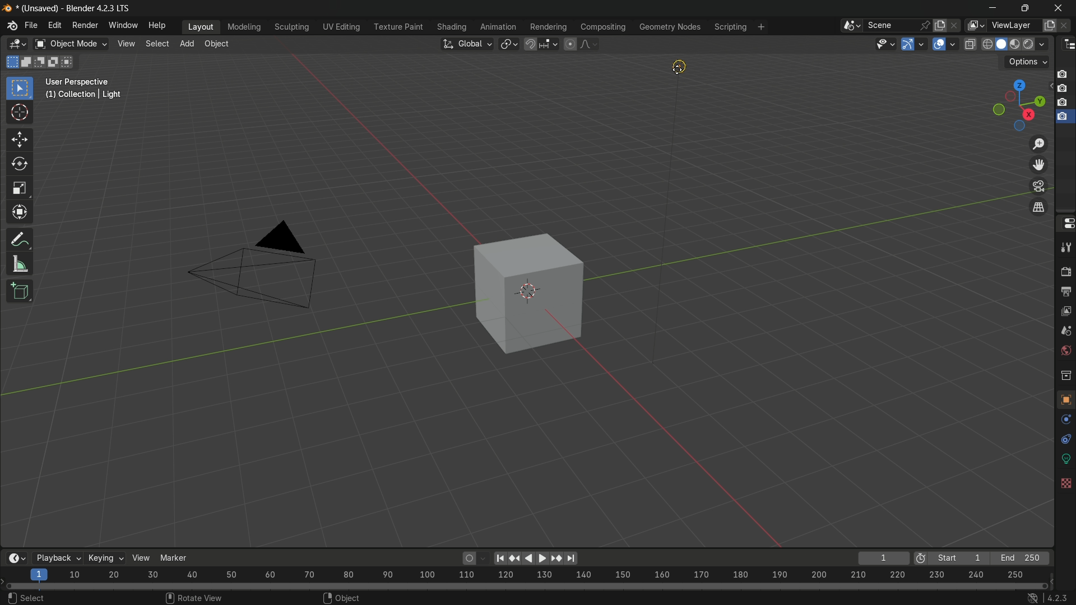 The height and width of the screenshot is (605, 1076). Describe the element at coordinates (249, 272) in the screenshot. I see `camera` at that location.